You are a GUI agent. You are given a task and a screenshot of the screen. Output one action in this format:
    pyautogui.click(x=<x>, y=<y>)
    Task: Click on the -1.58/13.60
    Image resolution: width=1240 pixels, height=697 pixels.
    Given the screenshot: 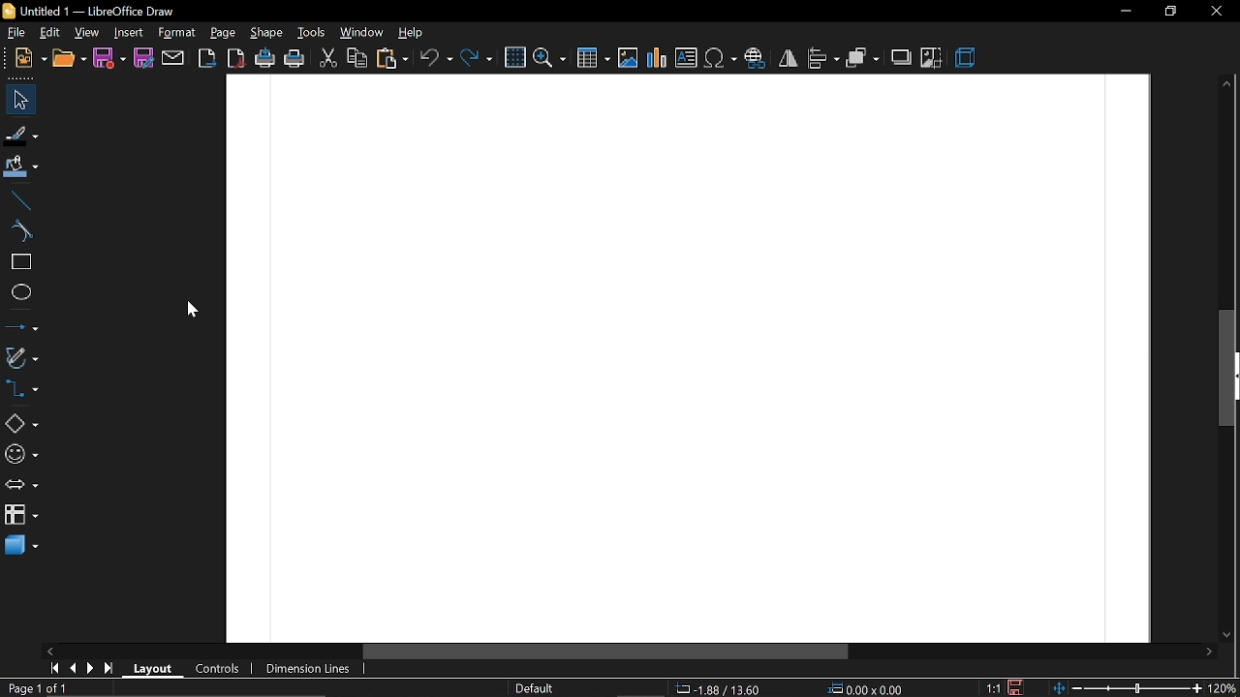 What is the action you would take?
    pyautogui.click(x=723, y=689)
    